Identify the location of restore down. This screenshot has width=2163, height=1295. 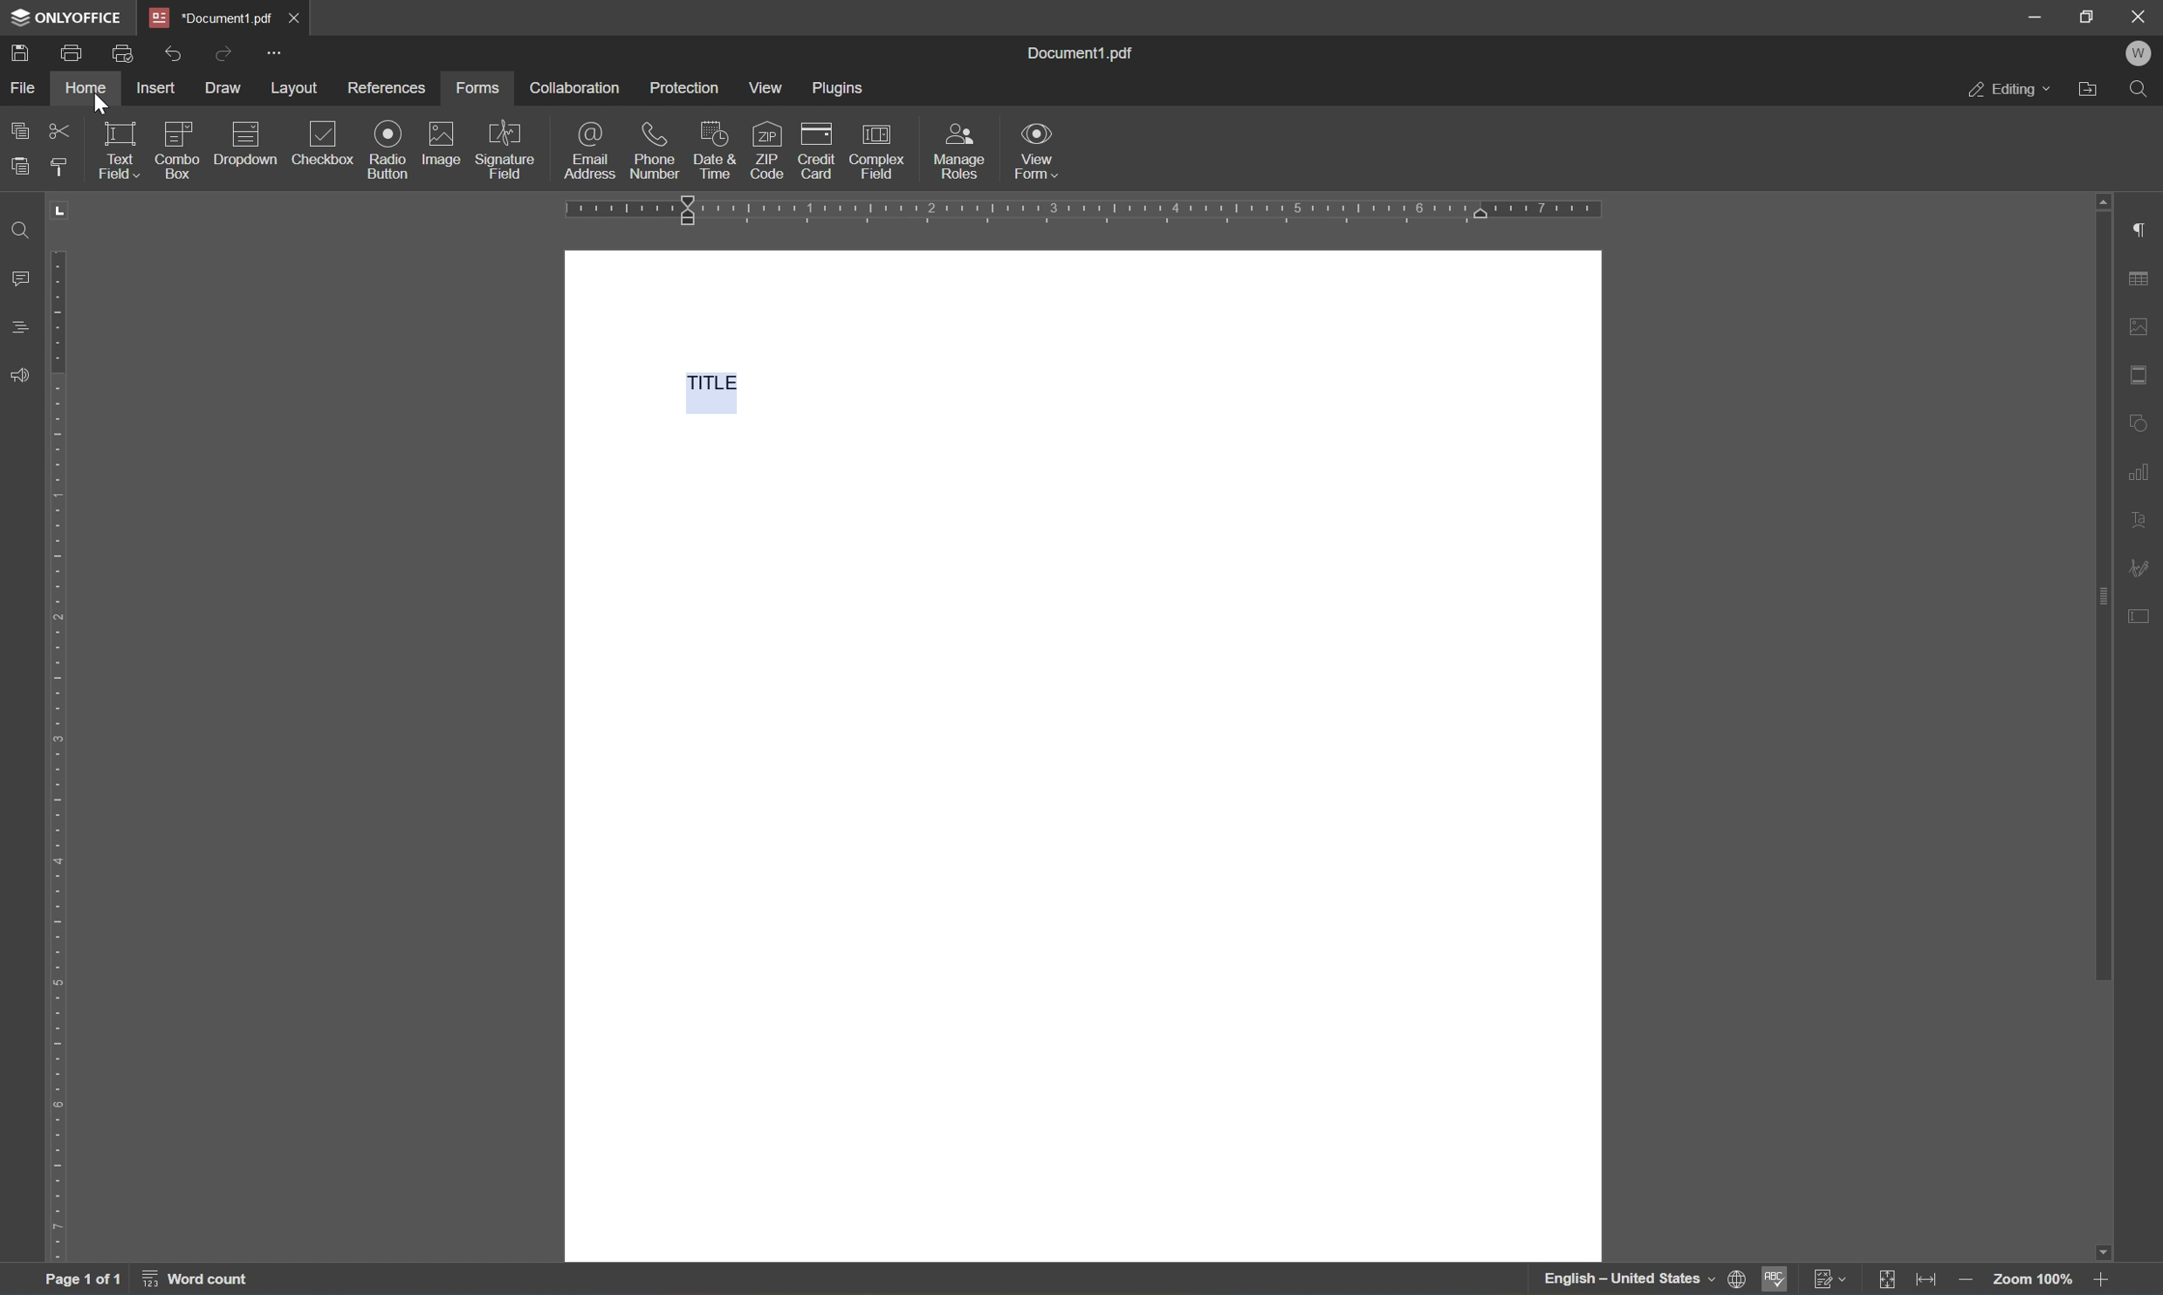
(2089, 17).